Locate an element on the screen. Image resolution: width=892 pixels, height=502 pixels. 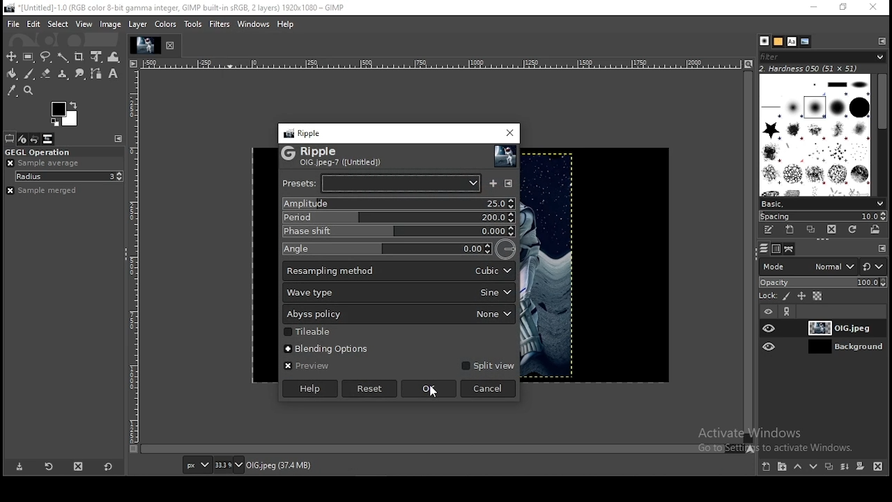
add a mask that allows non-destructive editing of transperancy is located at coordinates (861, 466).